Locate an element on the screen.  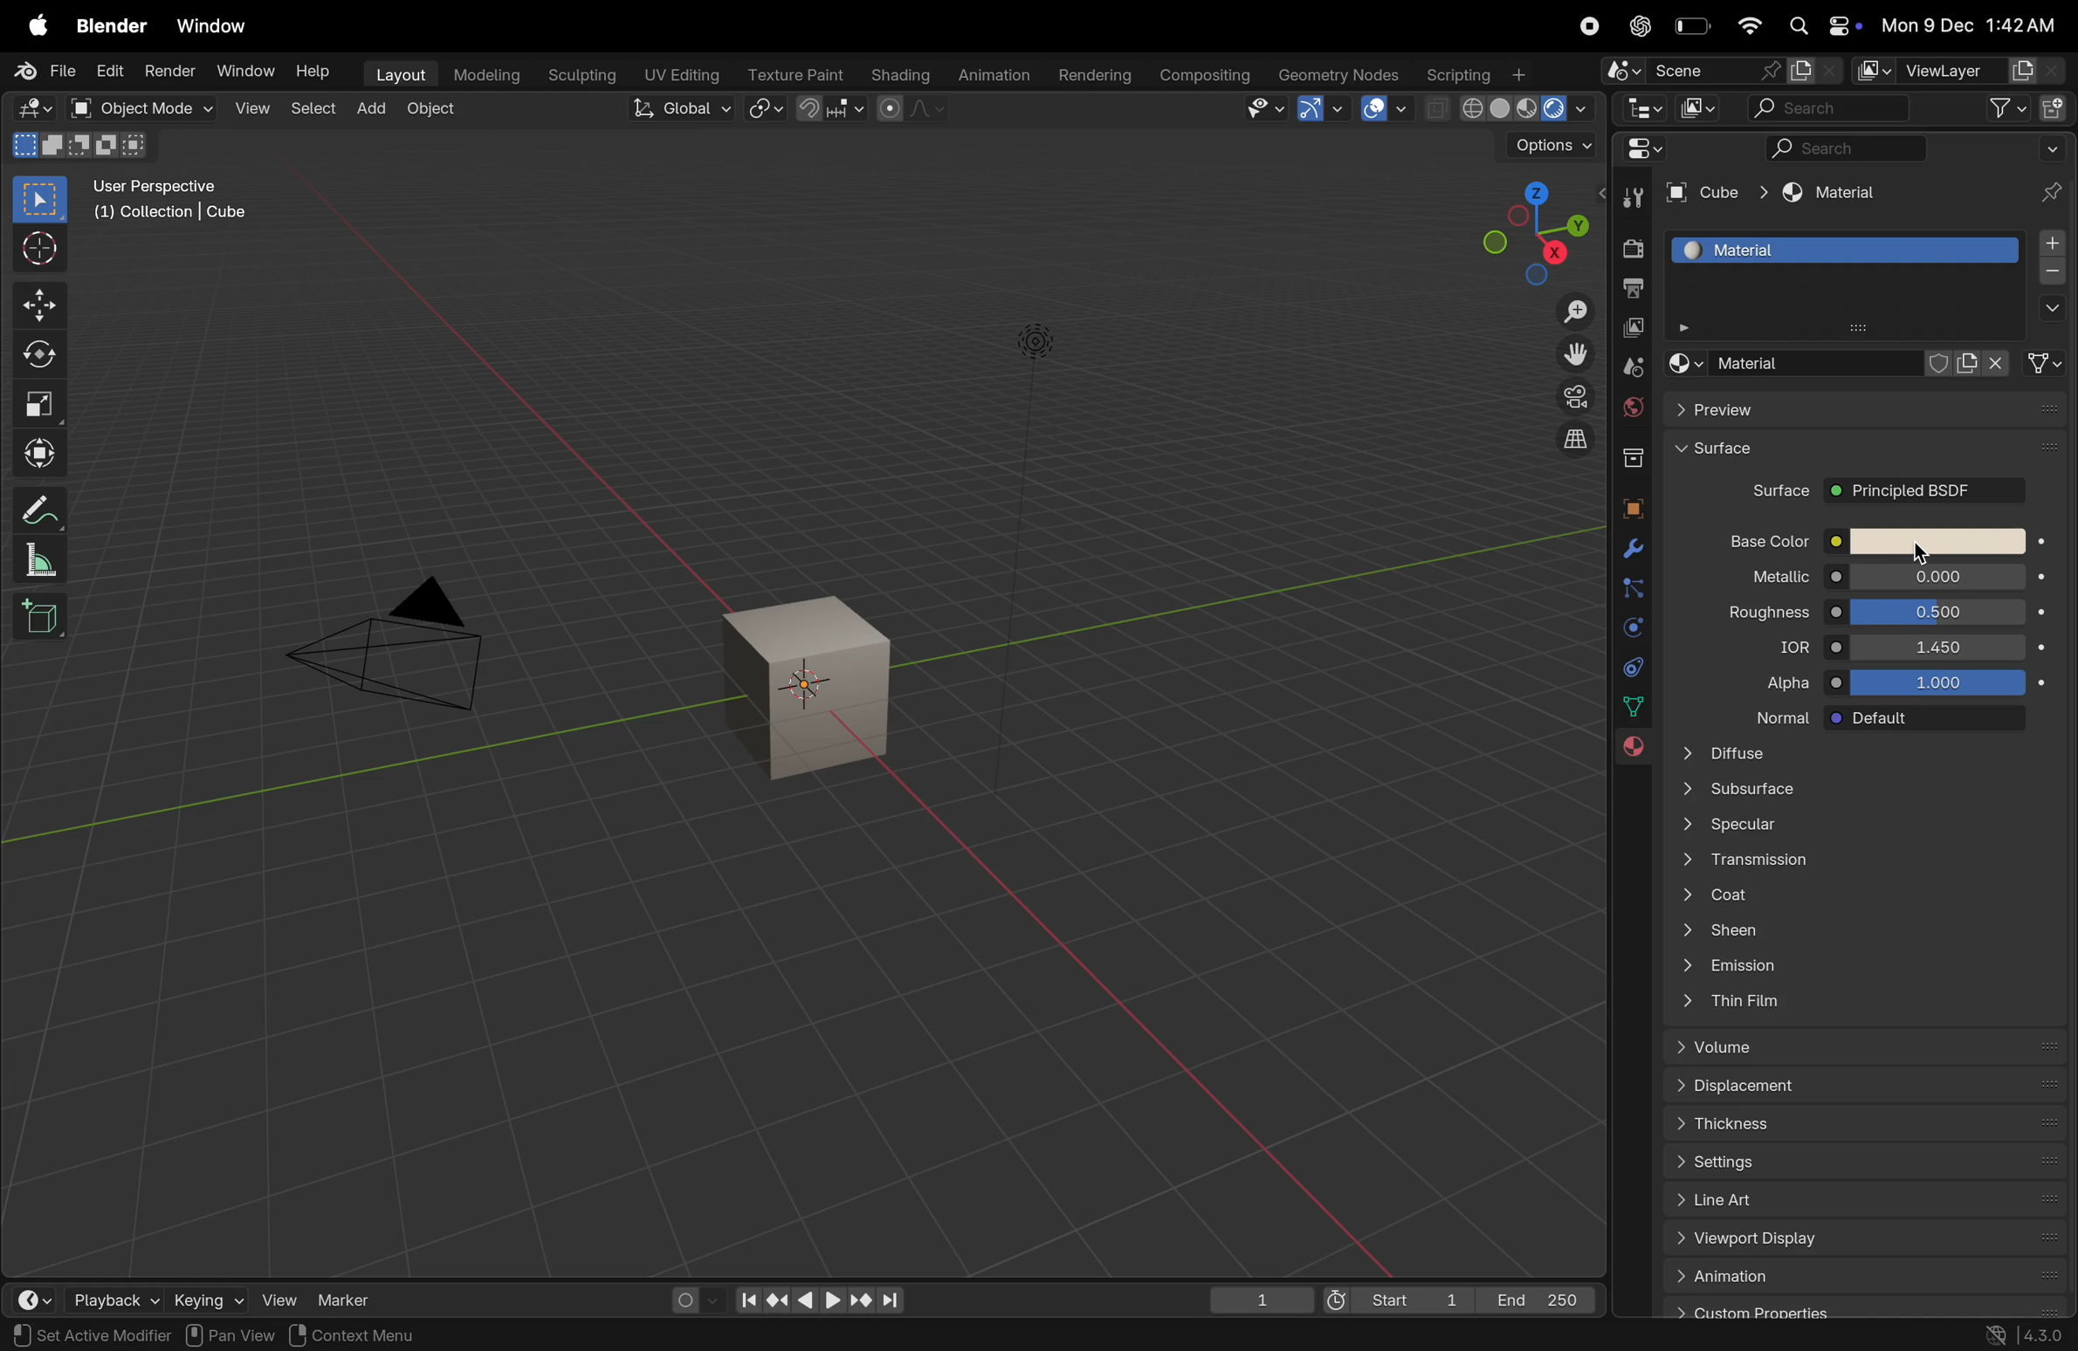
object mode is located at coordinates (434, 112).